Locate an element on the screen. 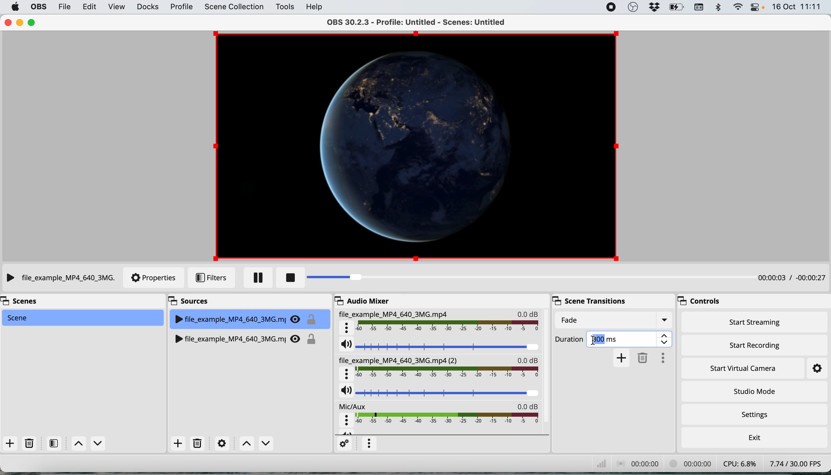 Image resolution: width=831 pixels, height=475 pixels. start recording is located at coordinates (753, 345).